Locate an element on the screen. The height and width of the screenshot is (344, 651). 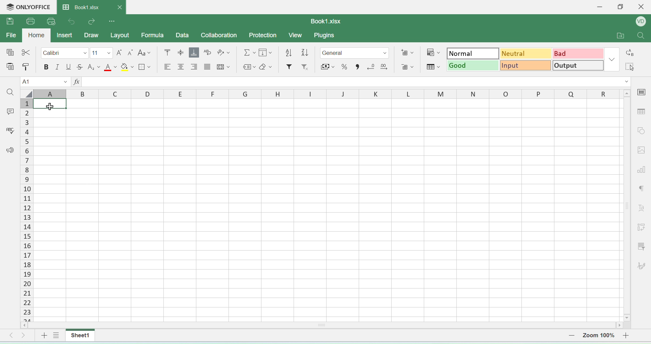
draw is located at coordinates (92, 35).